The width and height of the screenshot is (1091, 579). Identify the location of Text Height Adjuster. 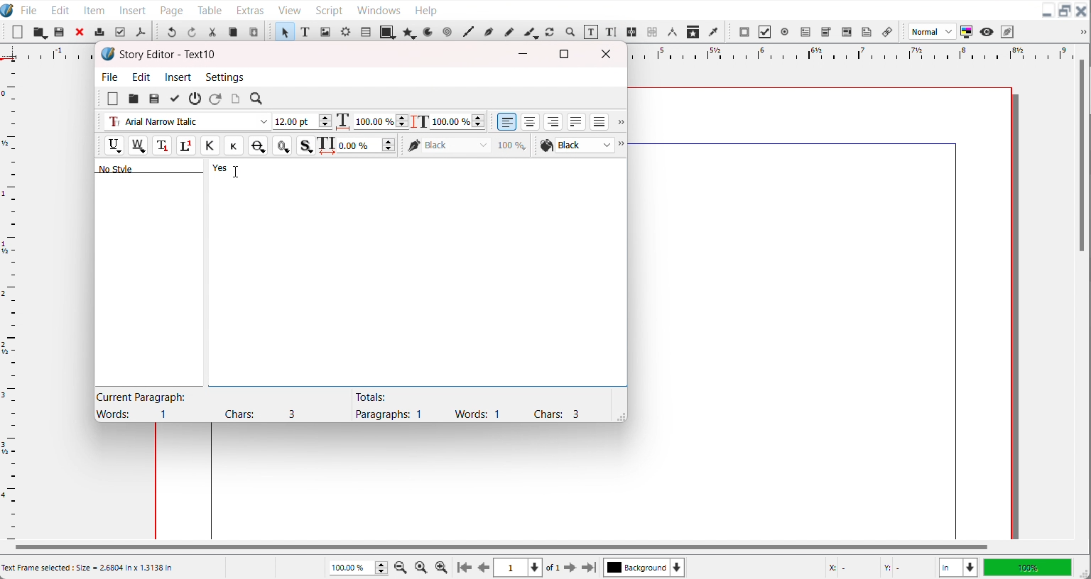
(457, 121).